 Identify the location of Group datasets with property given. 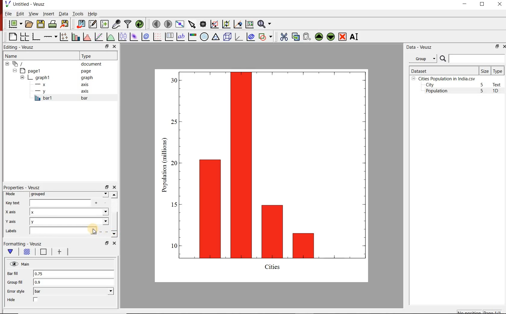
(423, 58).